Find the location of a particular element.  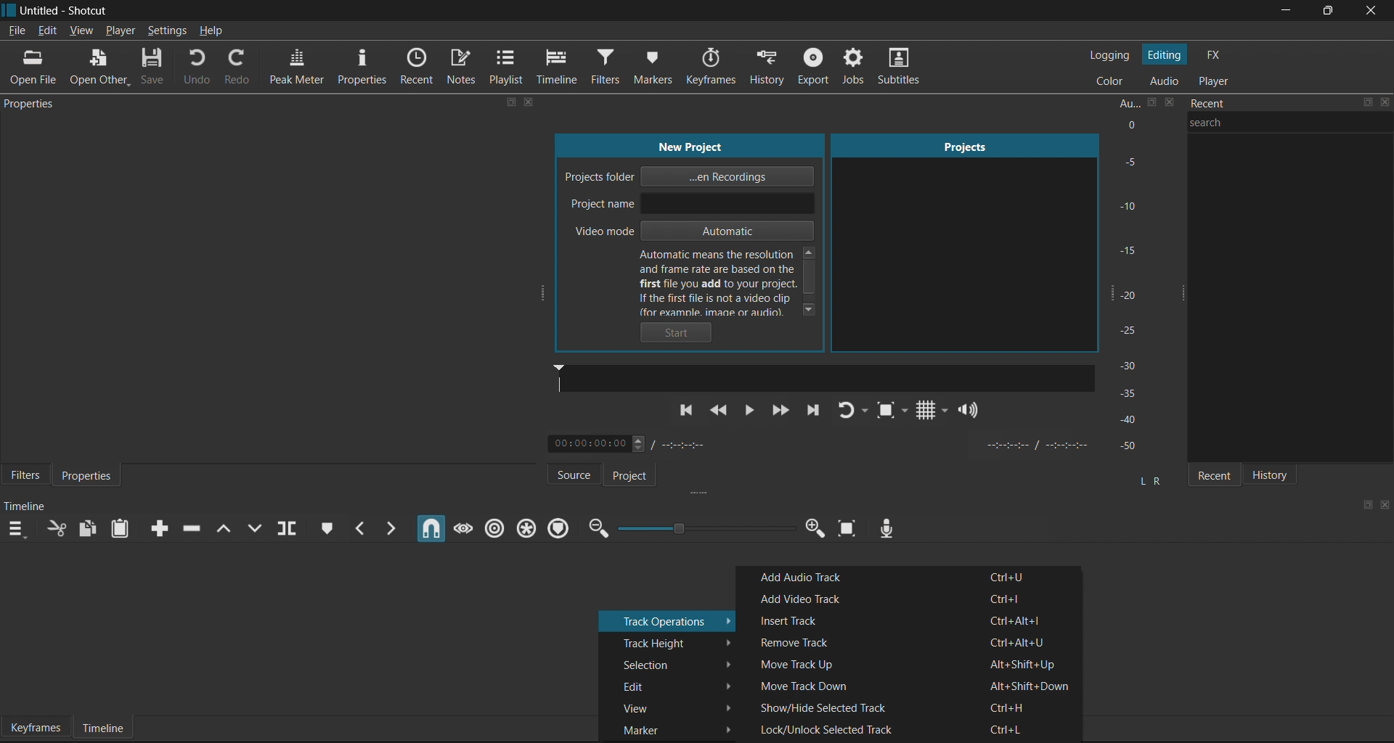

Overwrite is located at coordinates (261, 528).